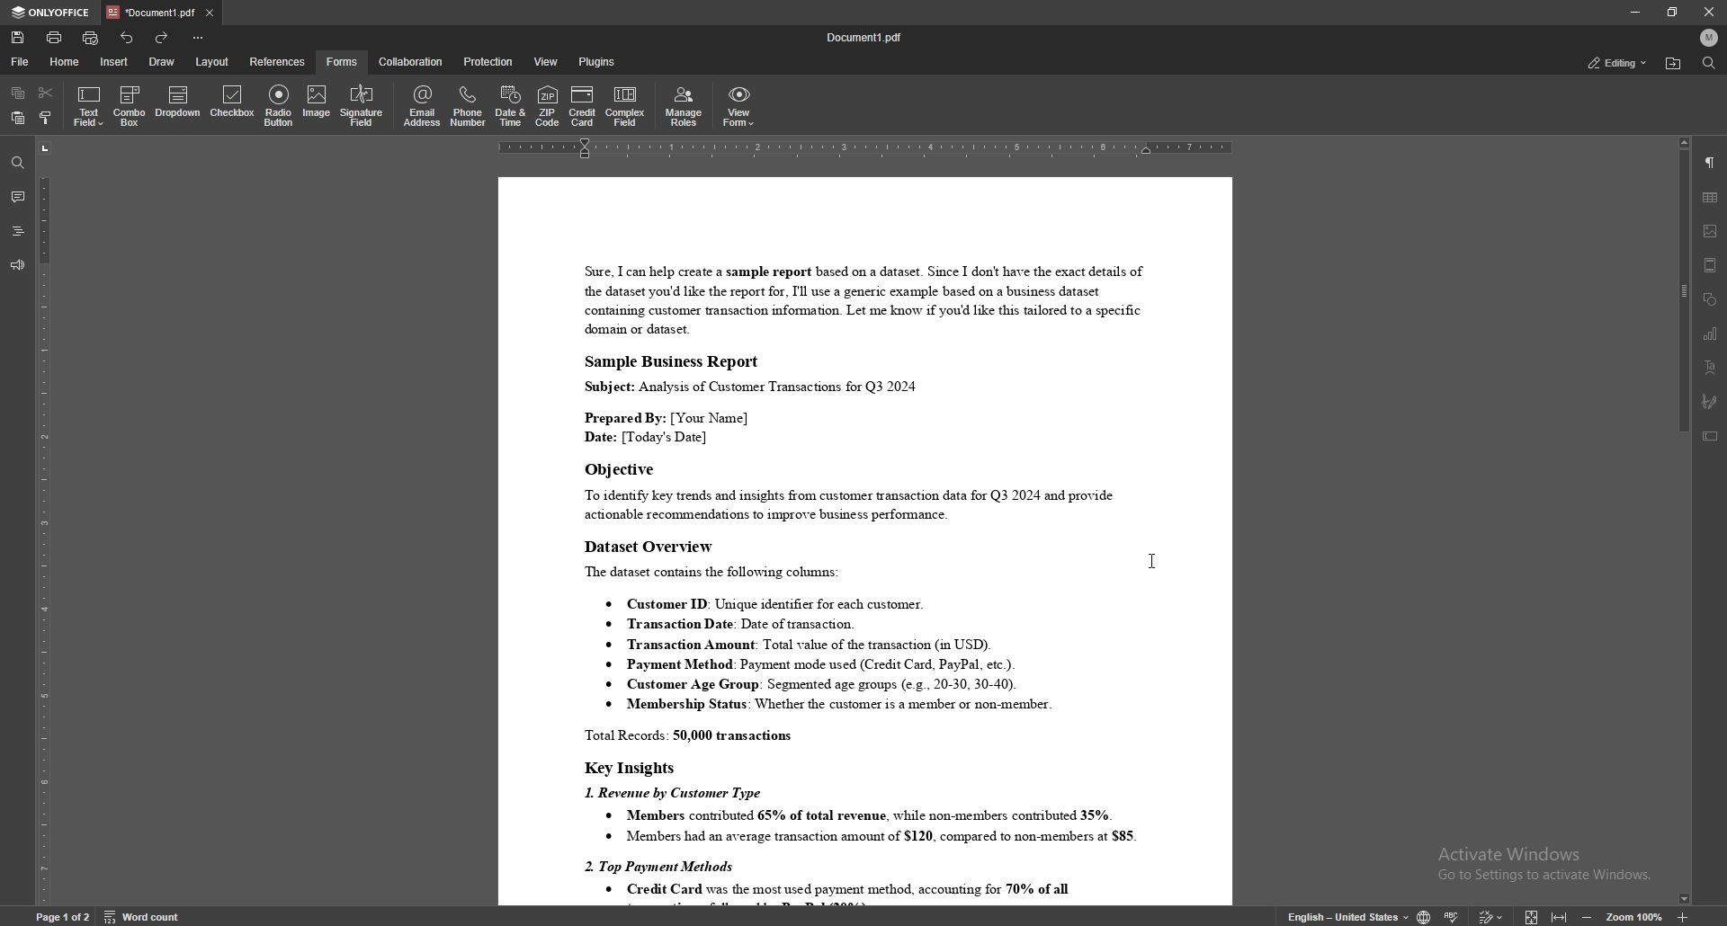 This screenshot has width=1727, height=926. What do you see at coordinates (1635, 916) in the screenshot?
I see `zoom` at bounding box center [1635, 916].